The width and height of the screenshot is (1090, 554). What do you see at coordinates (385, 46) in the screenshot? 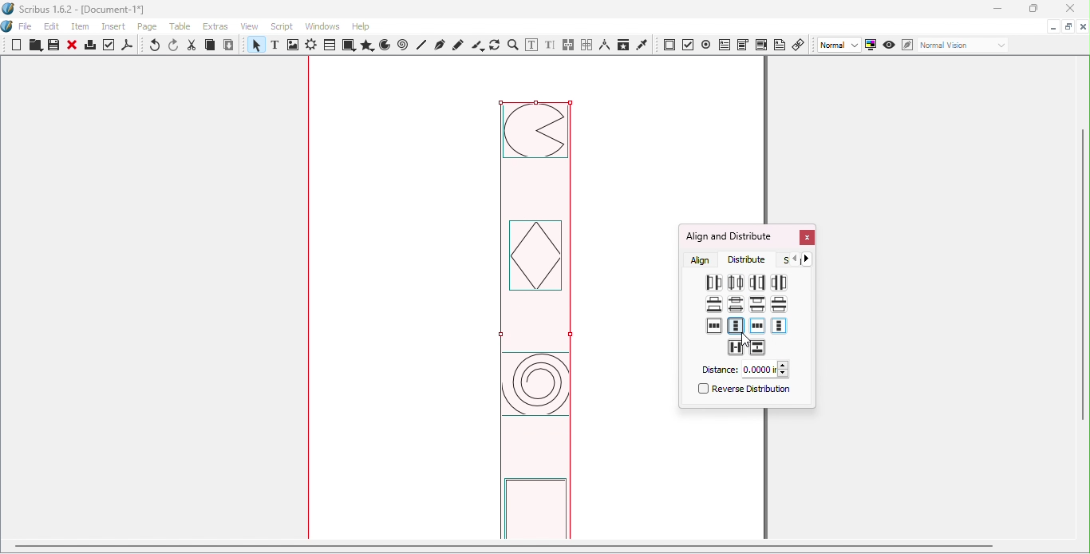
I see `Arc` at bounding box center [385, 46].